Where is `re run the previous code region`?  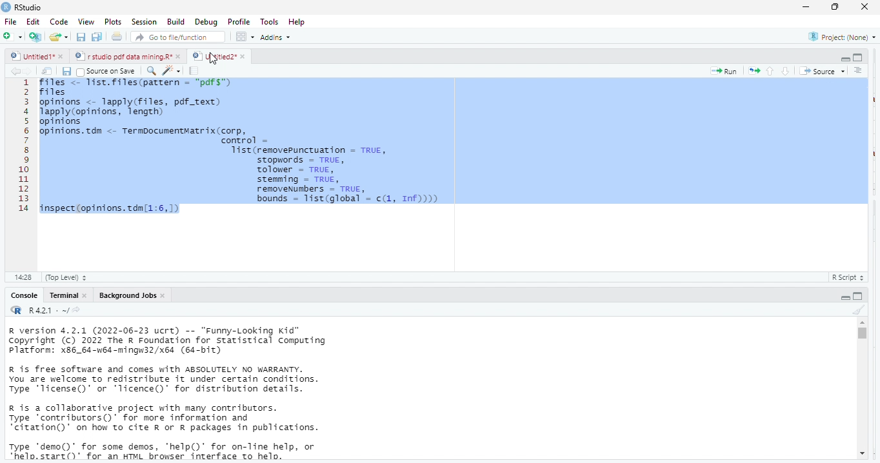
re run the previous code region is located at coordinates (752, 70).